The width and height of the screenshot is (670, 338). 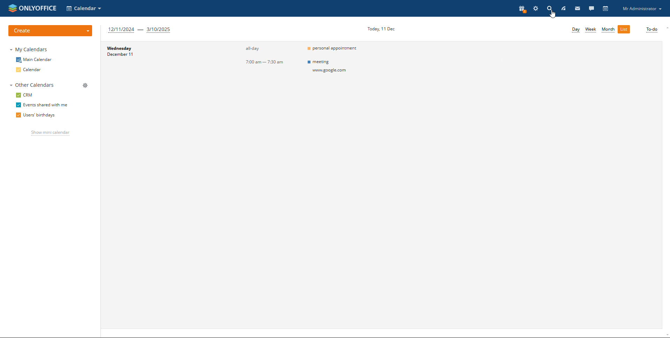 What do you see at coordinates (338, 68) in the screenshot?
I see `= personal appointment
m meeting
wow google.com` at bounding box center [338, 68].